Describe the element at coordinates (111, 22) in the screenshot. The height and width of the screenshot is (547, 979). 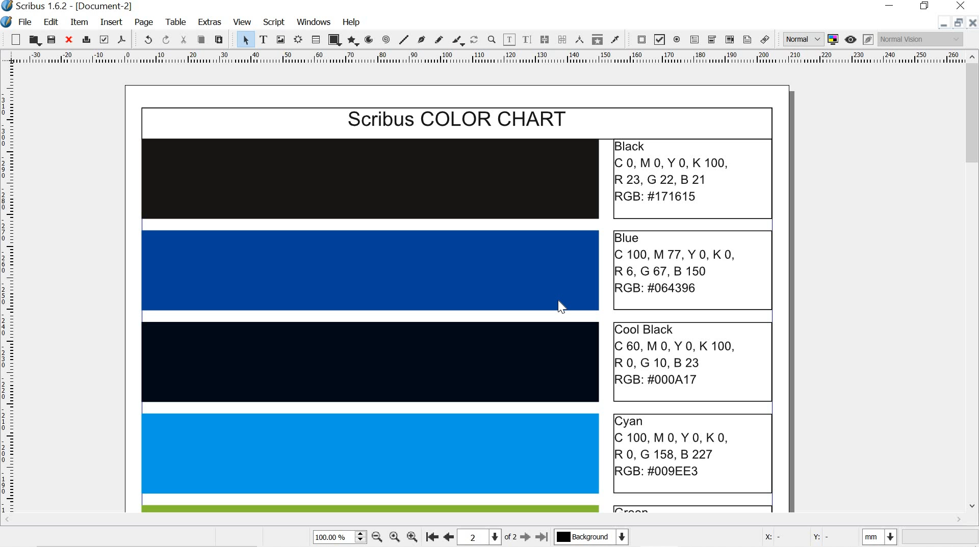
I see `insert` at that location.